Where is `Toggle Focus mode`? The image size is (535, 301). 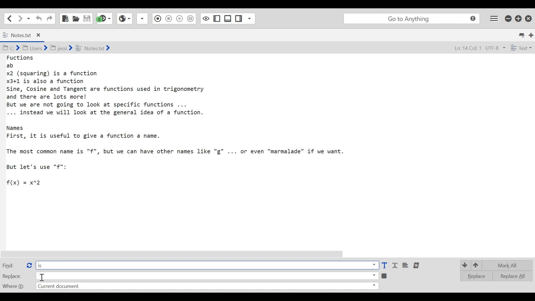 Toggle Focus mode is located at coordinates (191, 19).